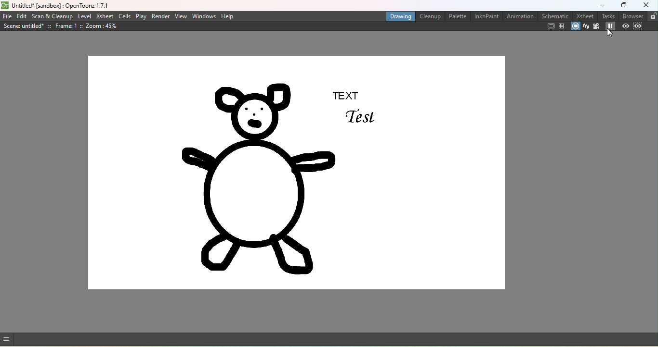 The height and width of the screenshot is (347, 658). Describe the element at coordinates (520, 16) in the screenshot. I see `Animation` at that location.